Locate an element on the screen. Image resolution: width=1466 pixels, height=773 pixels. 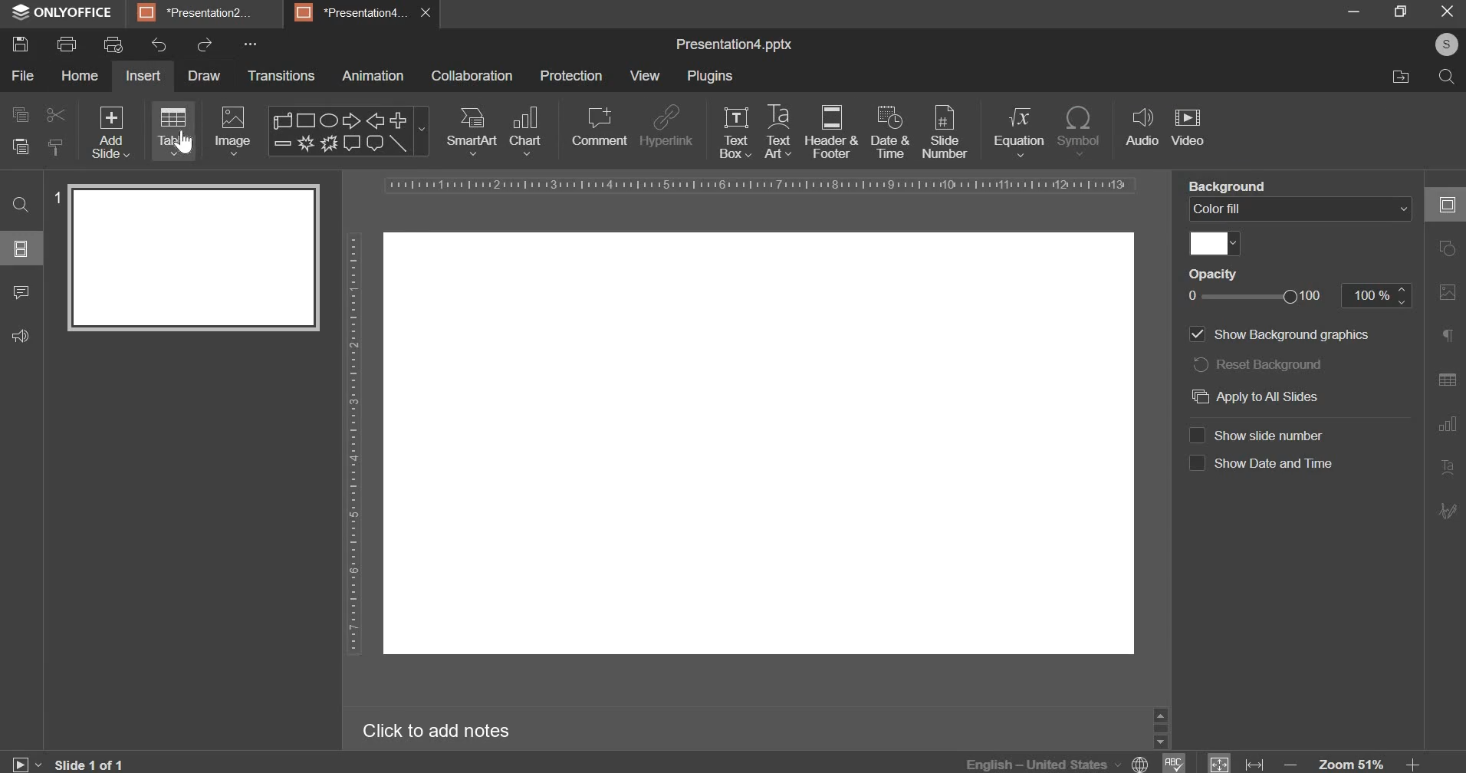
zoom is located at coordinates (1352, 764).